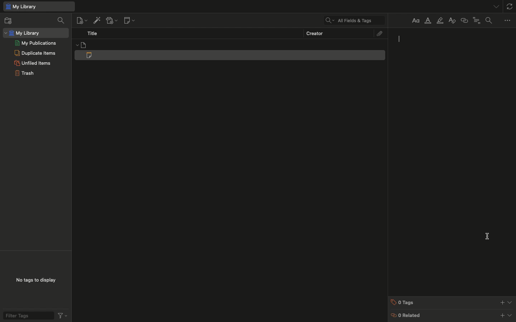 This screenshot has width=516, height=322. Describe the element at coordinates (230, 45) in the screenshot. I see `Item` at that location.